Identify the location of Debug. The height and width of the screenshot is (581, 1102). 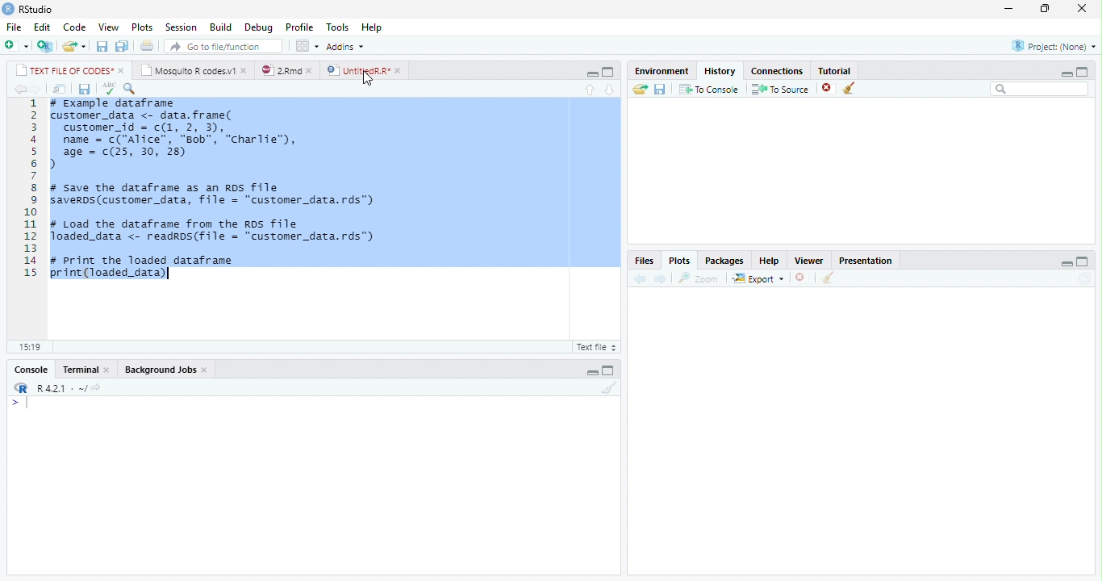
(259, 27).